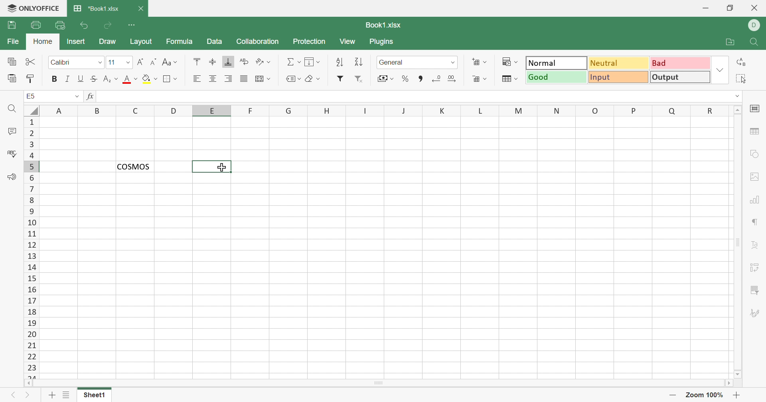  Describe the element at coordinates (755, 313) in the screenshot. I see `Signature settings` at that location.